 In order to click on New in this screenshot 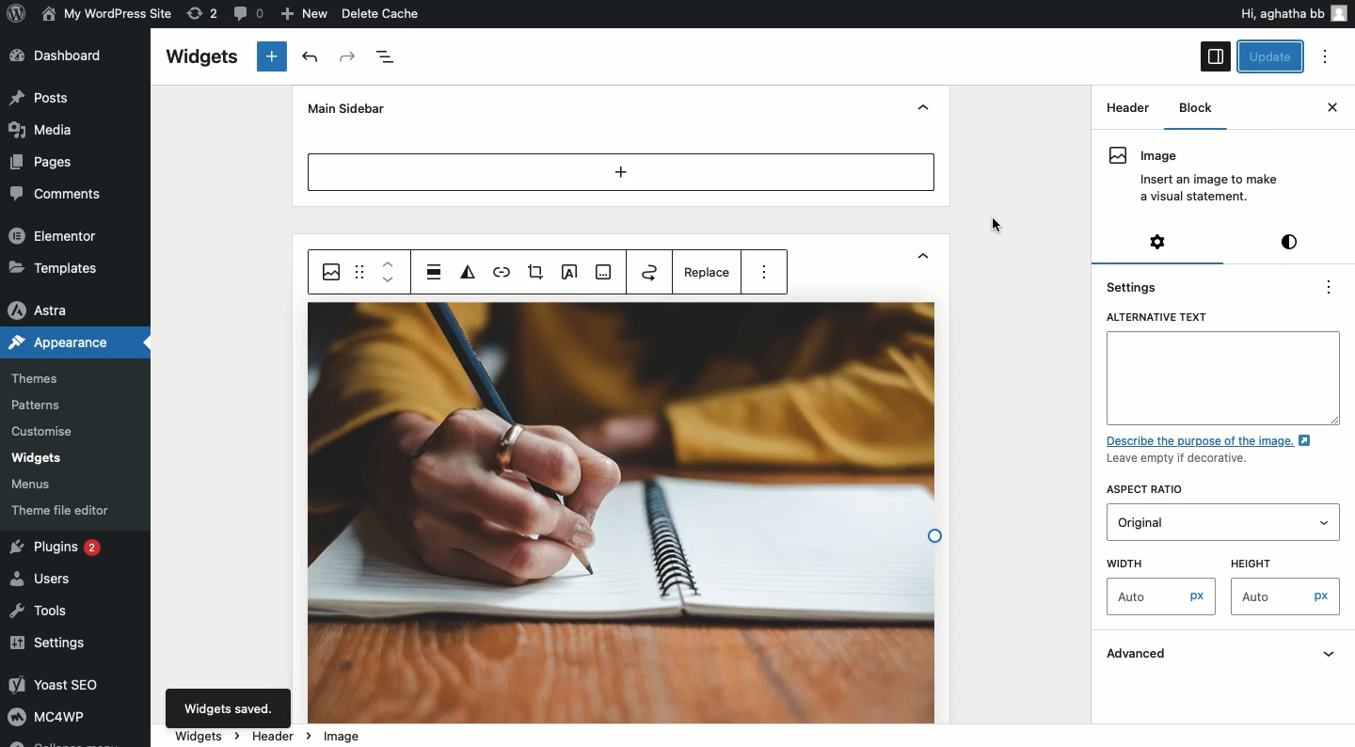, I will do `click(307, 14)`.